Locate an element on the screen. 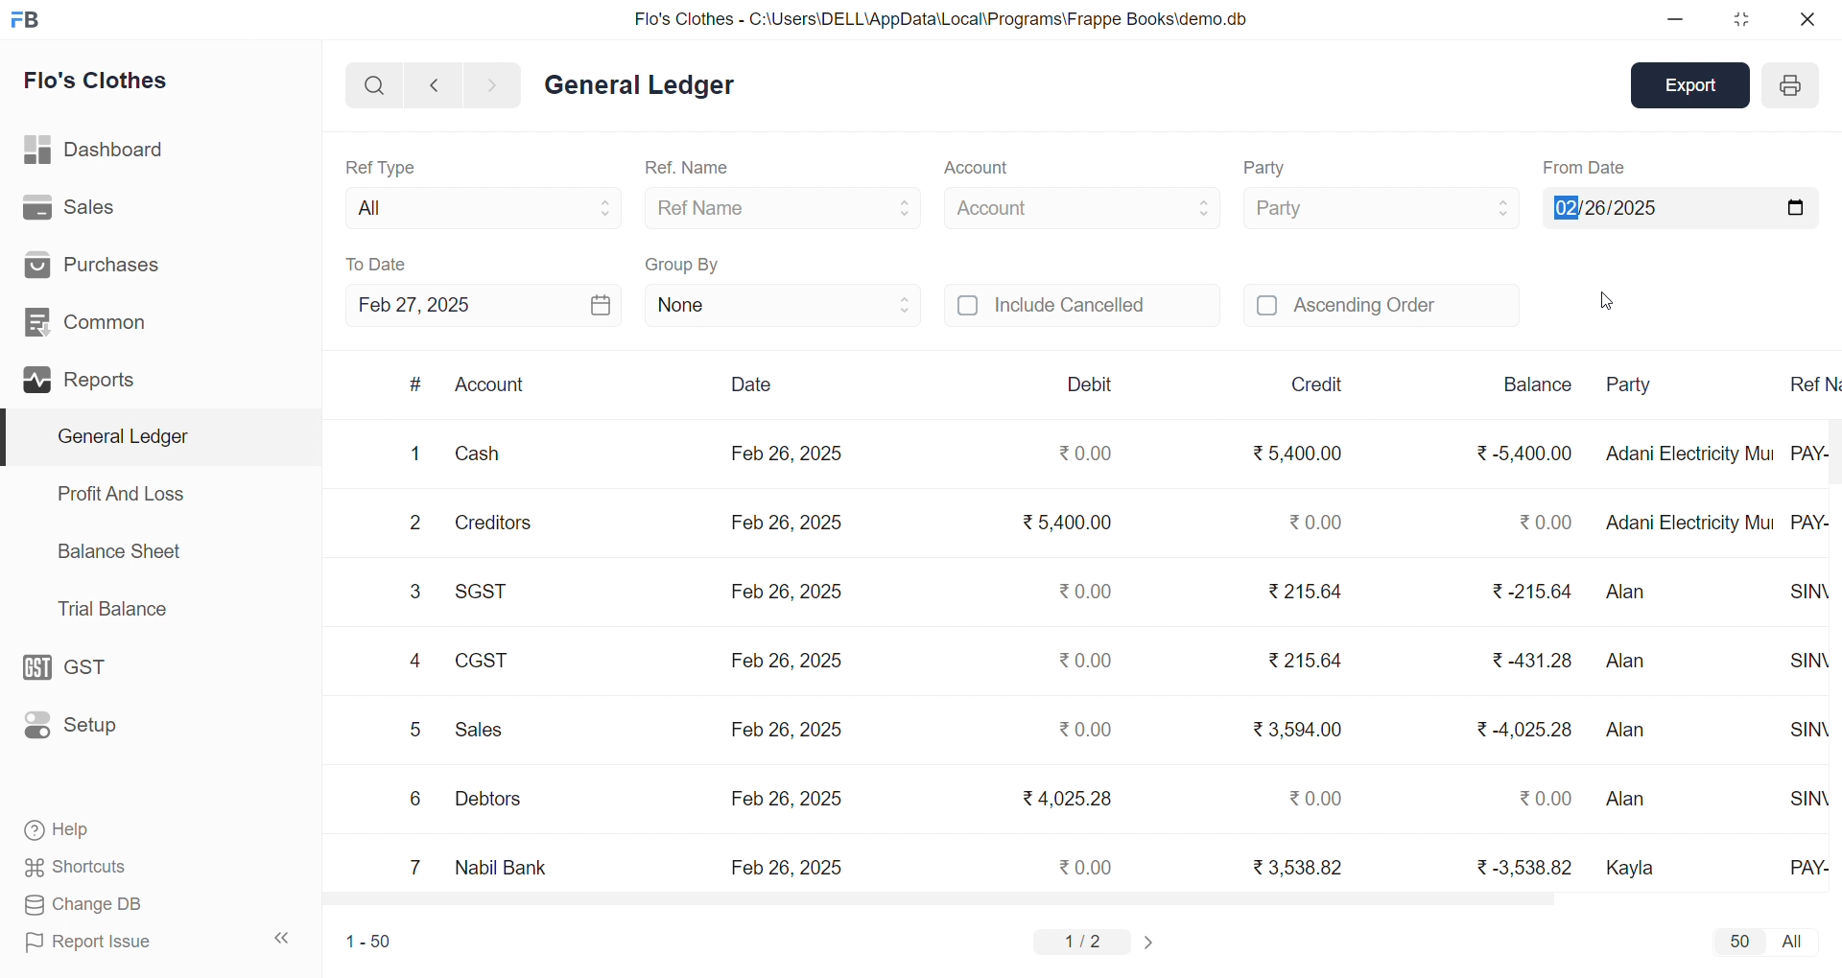 This screenshot has height=978, width=1842. Feb 26, 2025 is located at coordinates (787, 867).